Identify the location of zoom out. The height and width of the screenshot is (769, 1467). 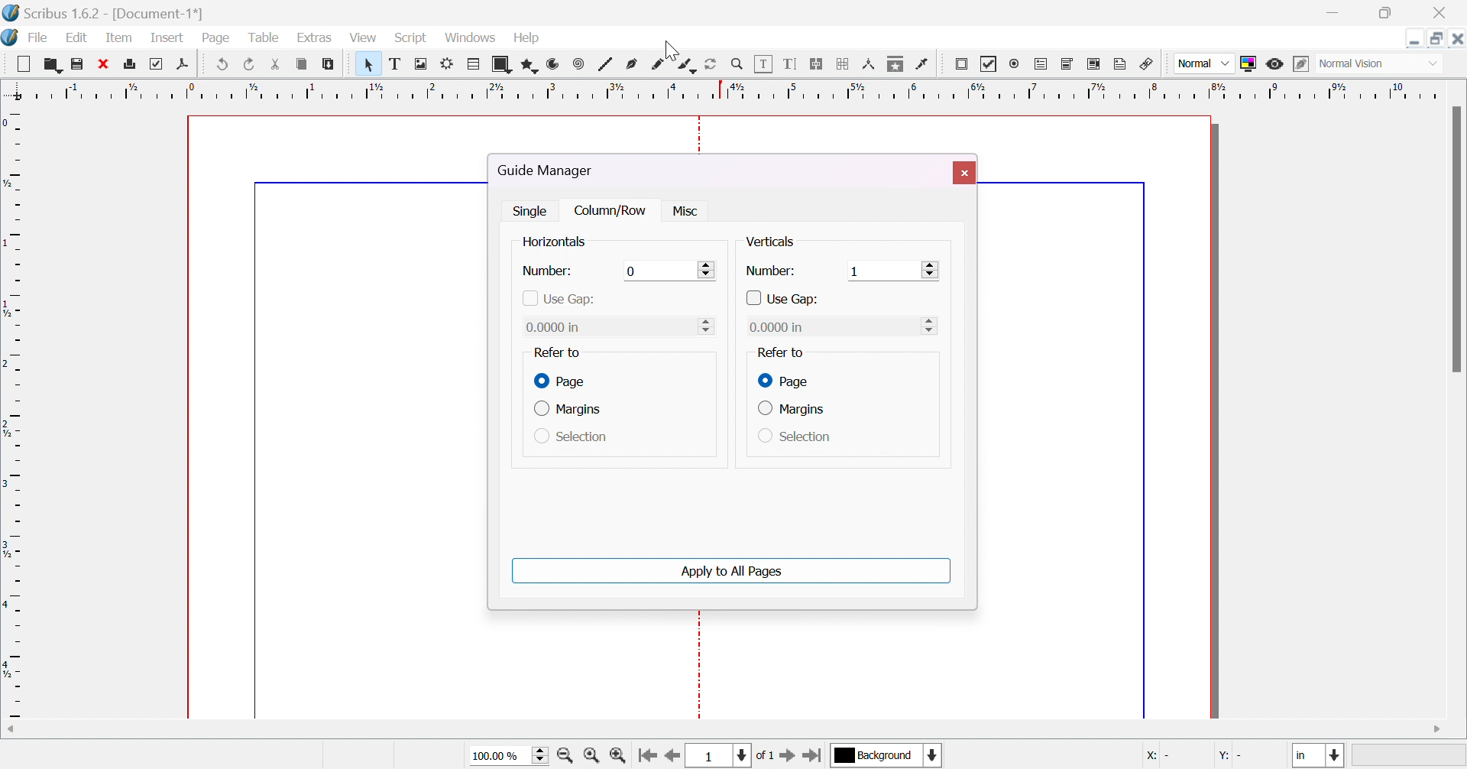
(568, 754).